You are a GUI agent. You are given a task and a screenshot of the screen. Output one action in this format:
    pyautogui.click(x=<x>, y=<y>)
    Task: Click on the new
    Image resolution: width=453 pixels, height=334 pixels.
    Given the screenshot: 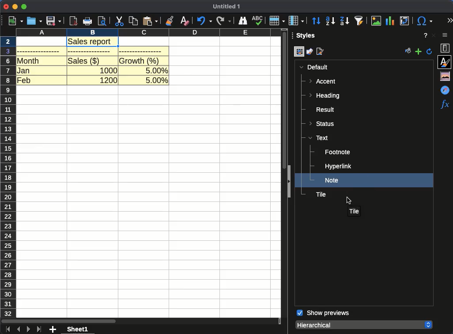 What is the action you would take?
    pyautogui.click(x=14, y=21)
    